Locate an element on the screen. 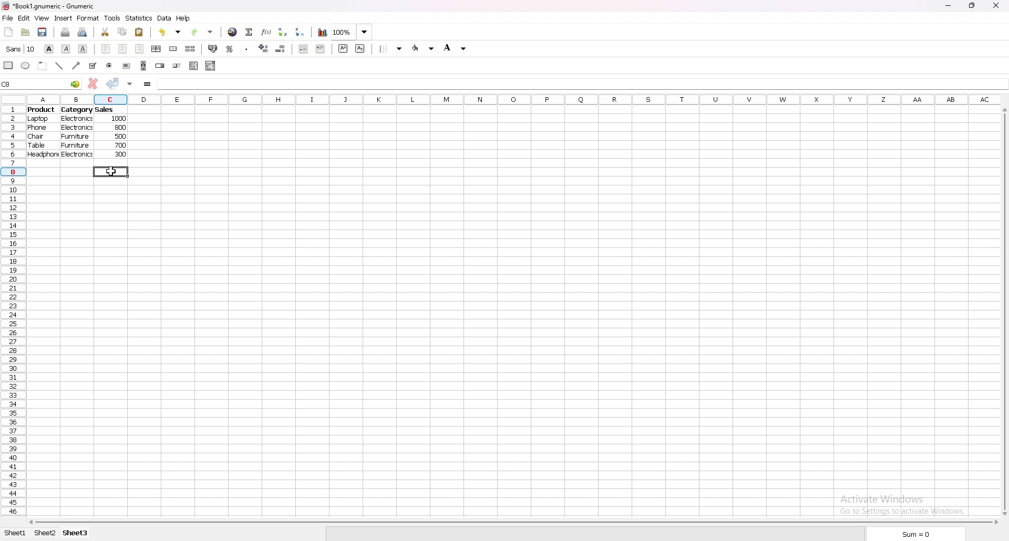  sheet 3 is located at coordinates (76, 534).